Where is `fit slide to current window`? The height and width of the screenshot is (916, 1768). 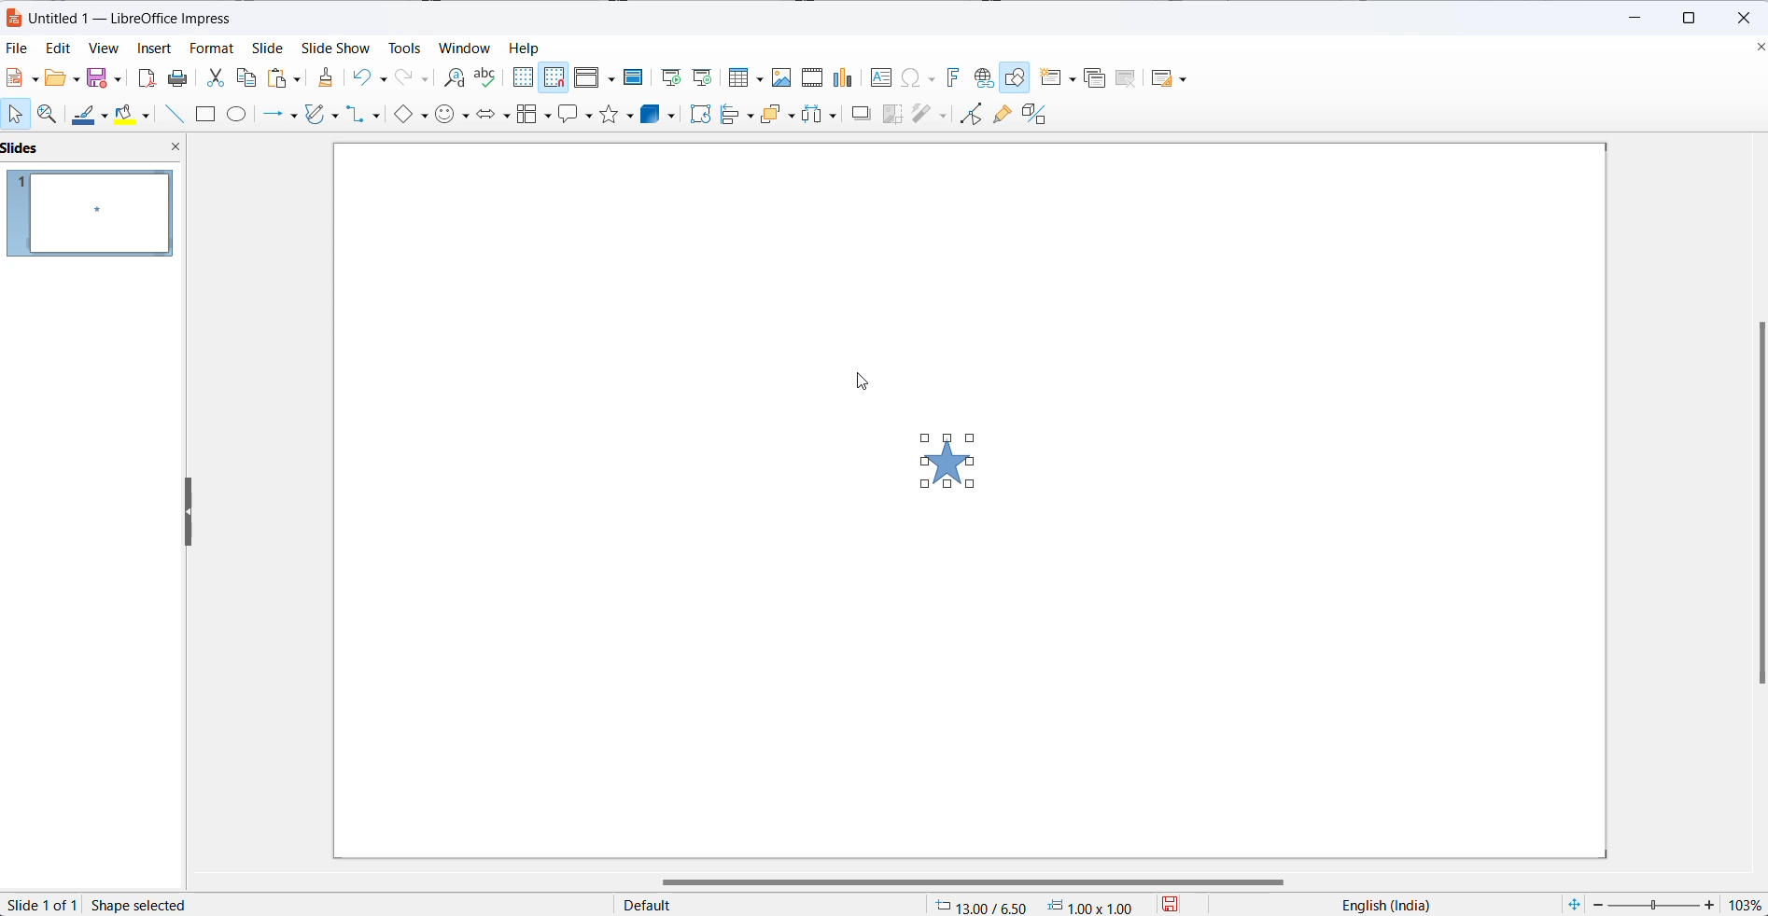
fit slide to current window is located at coordinates (1574, 904).